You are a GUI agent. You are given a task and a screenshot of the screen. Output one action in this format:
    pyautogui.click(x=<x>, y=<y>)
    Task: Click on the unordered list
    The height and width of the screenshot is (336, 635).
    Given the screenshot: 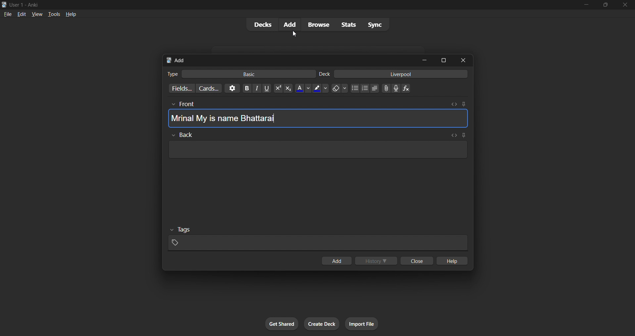 What is the action you would take?
    pyautogui.click(x=354, y=88)
    